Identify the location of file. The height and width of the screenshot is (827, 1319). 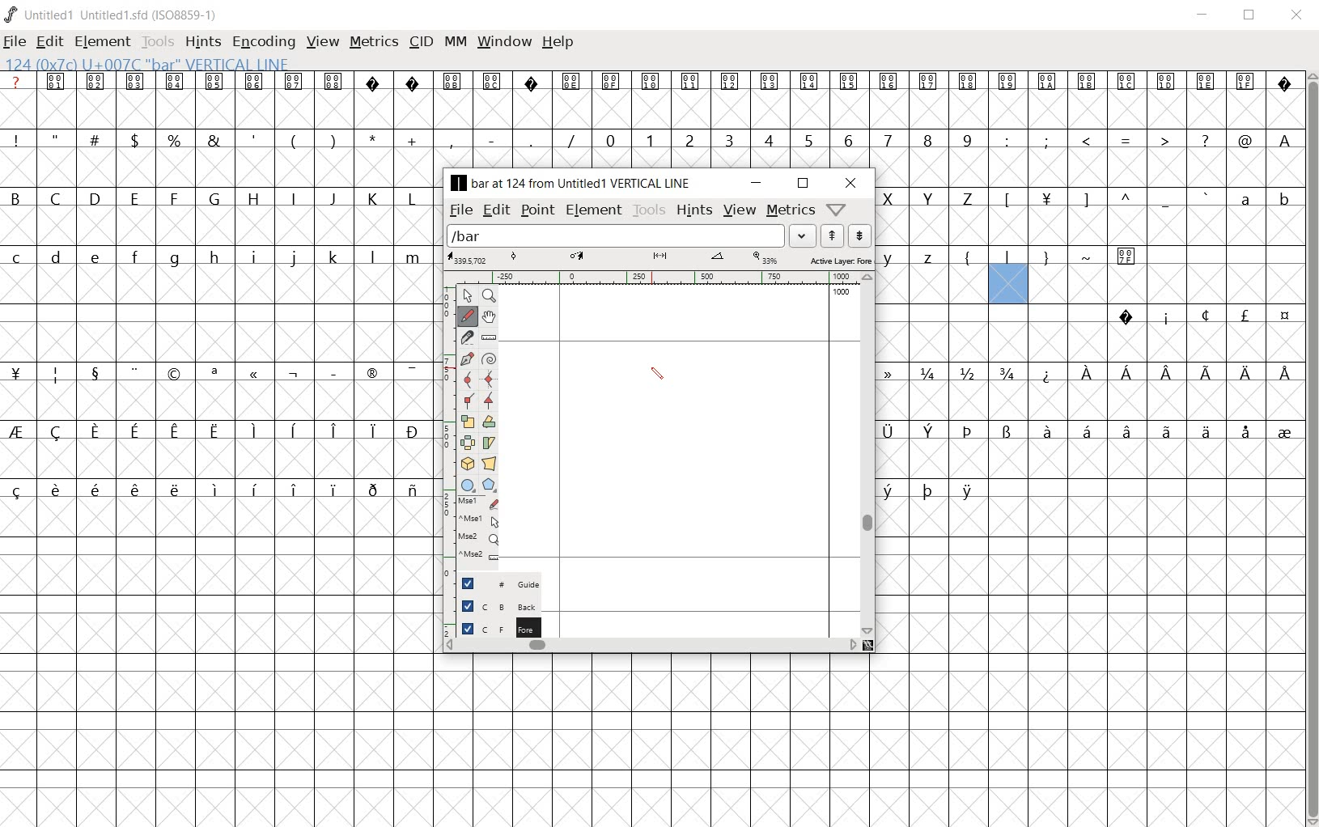
(460, 211).